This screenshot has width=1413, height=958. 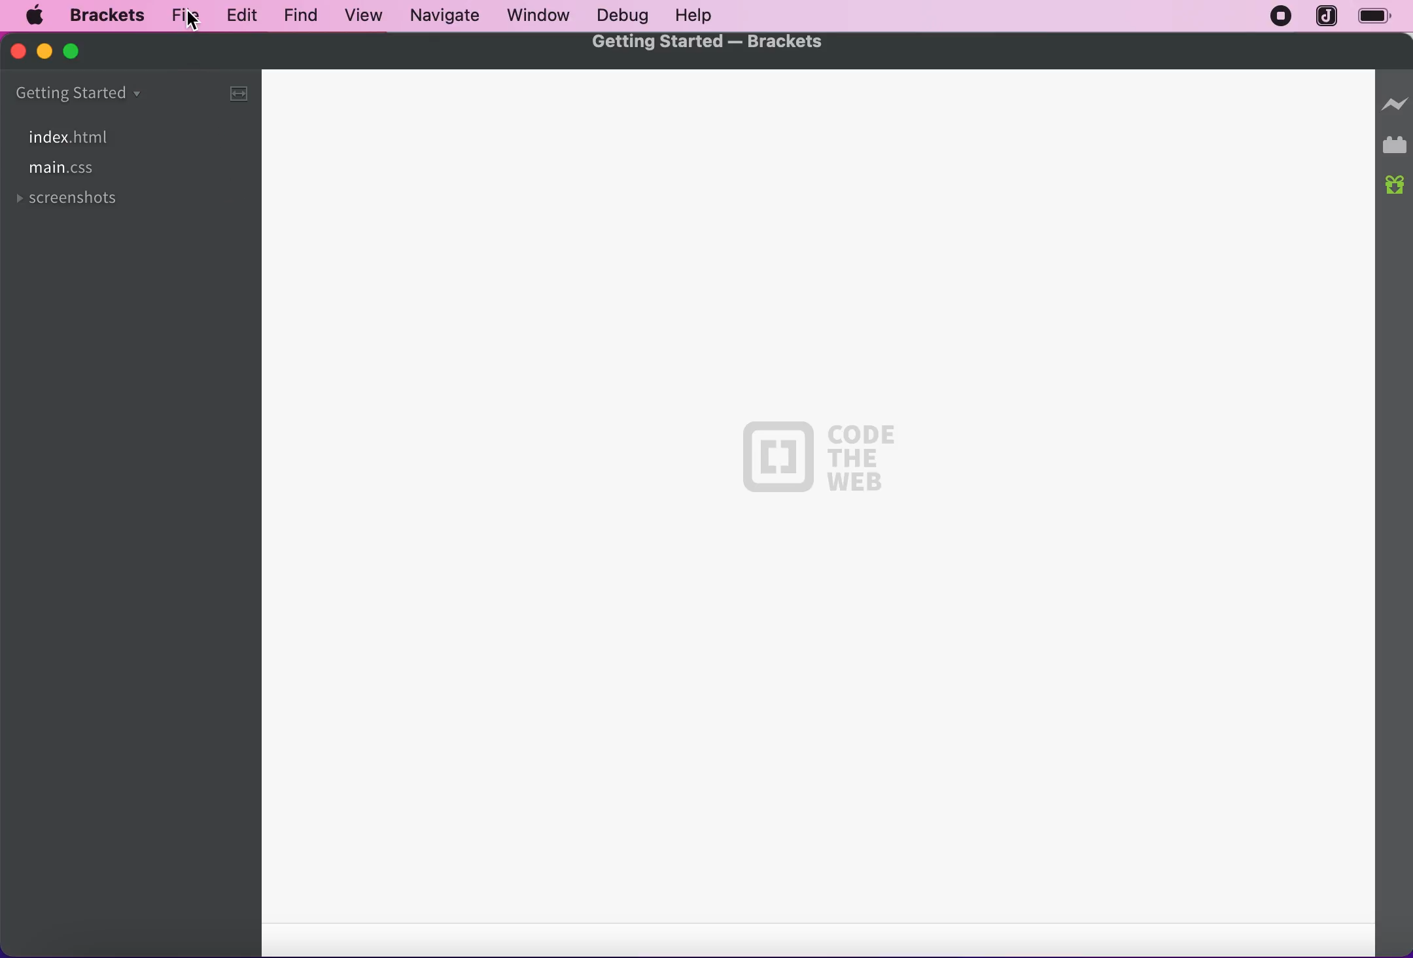 What do you see at coordinates (1381, 18) in the screenshot?
I see `battery` at bounding box center [1381, 18].